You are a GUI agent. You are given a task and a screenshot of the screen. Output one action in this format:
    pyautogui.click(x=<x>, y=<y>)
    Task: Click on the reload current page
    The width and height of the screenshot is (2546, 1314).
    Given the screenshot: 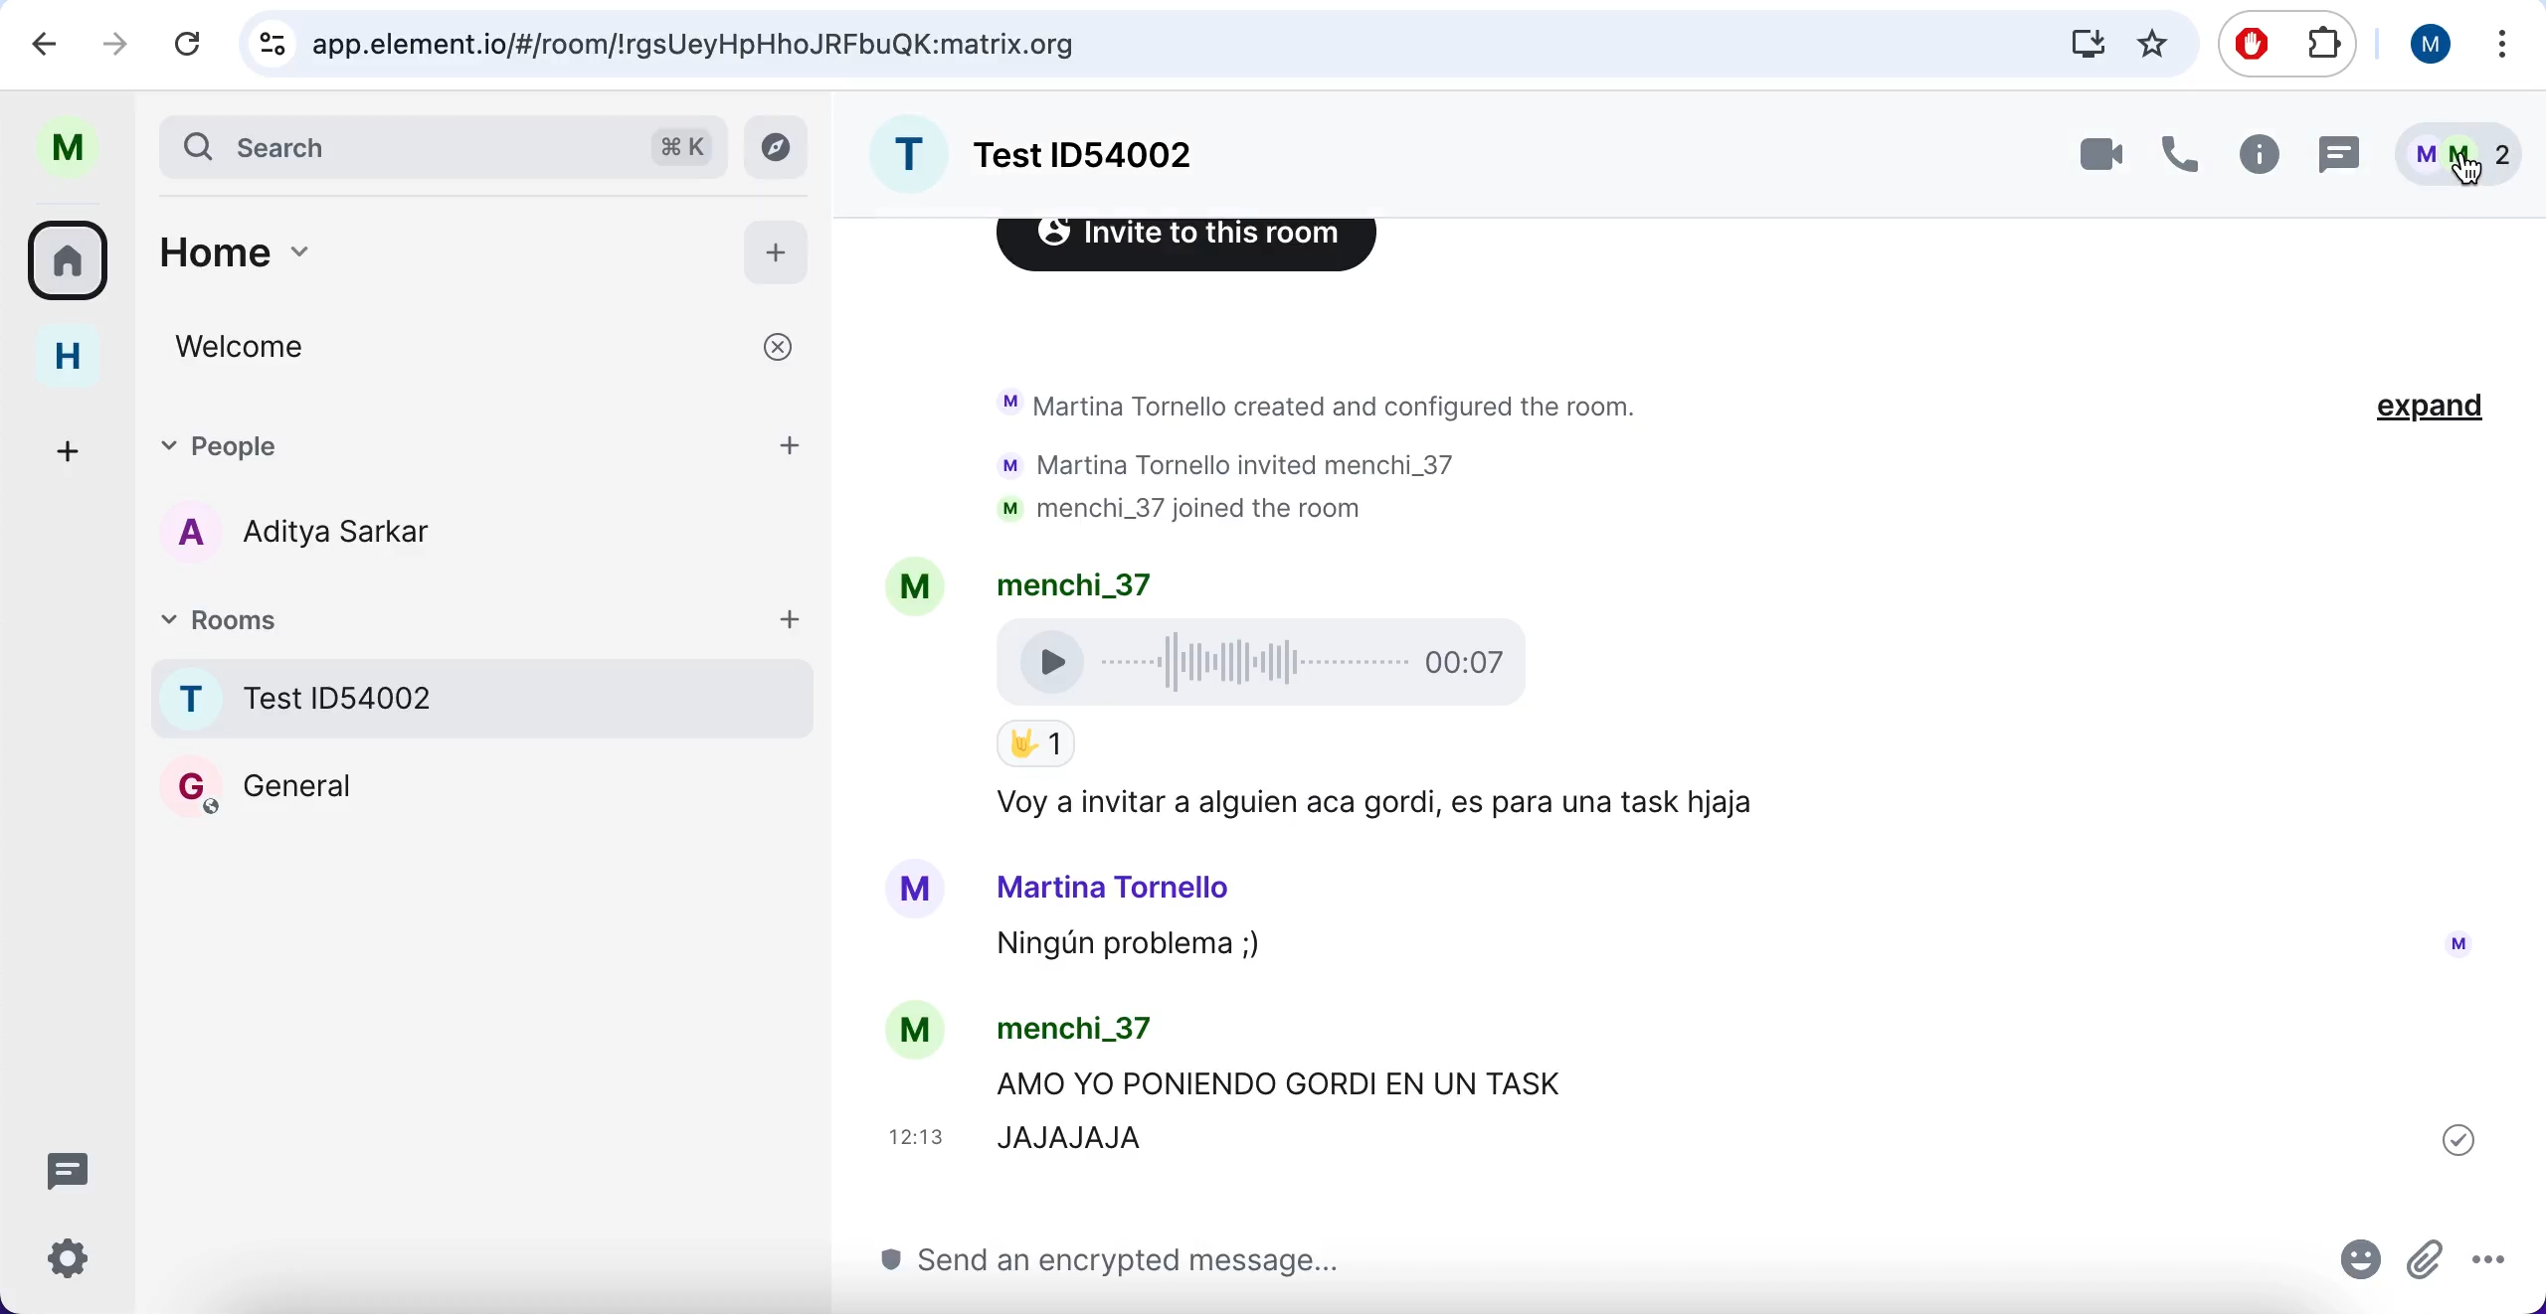 What is the action you would take?
    pyautogui.click(x=186, y=47)
    